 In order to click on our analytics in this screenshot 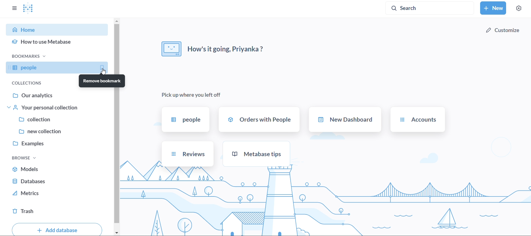, I will do `click(57, 95)`.